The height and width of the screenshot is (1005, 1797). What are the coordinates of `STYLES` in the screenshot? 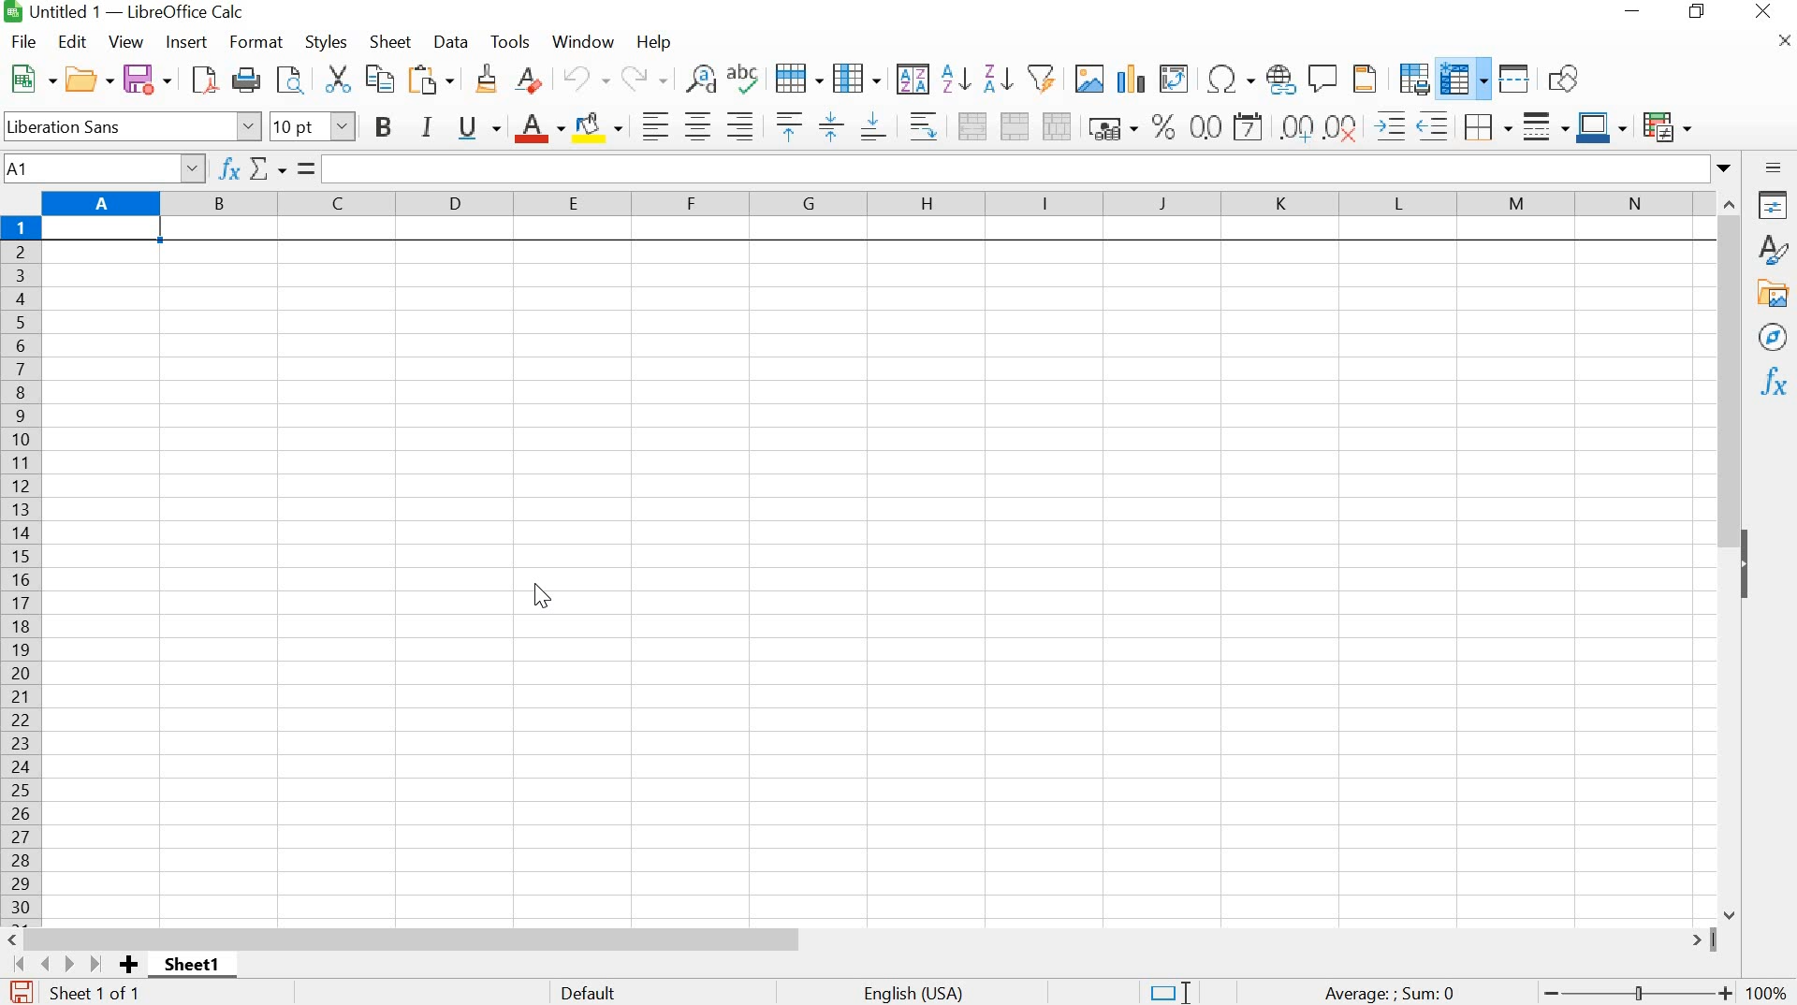 It's located at (1773, 250).